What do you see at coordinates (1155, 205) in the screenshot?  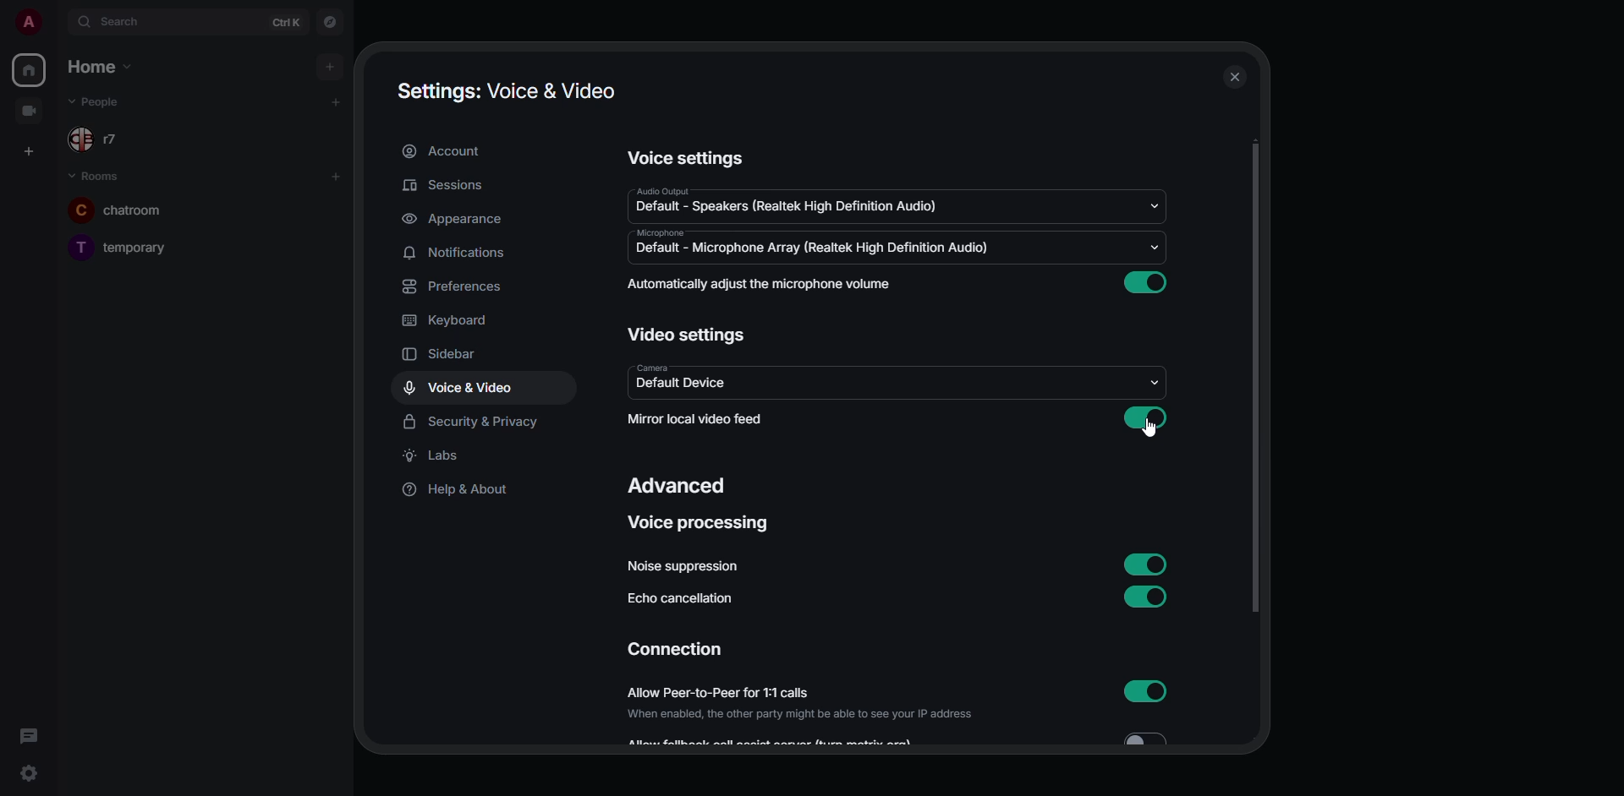 I see `drop down` at bounding box center [1155, 205].